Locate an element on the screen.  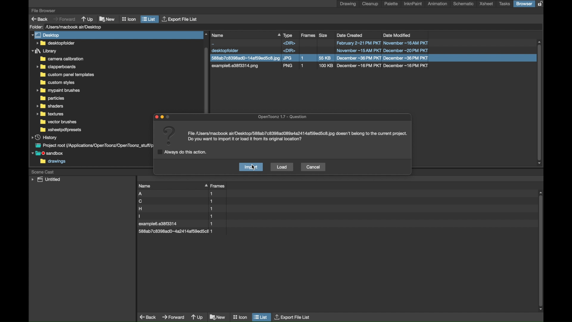
name is located at coordinates (145, 186).